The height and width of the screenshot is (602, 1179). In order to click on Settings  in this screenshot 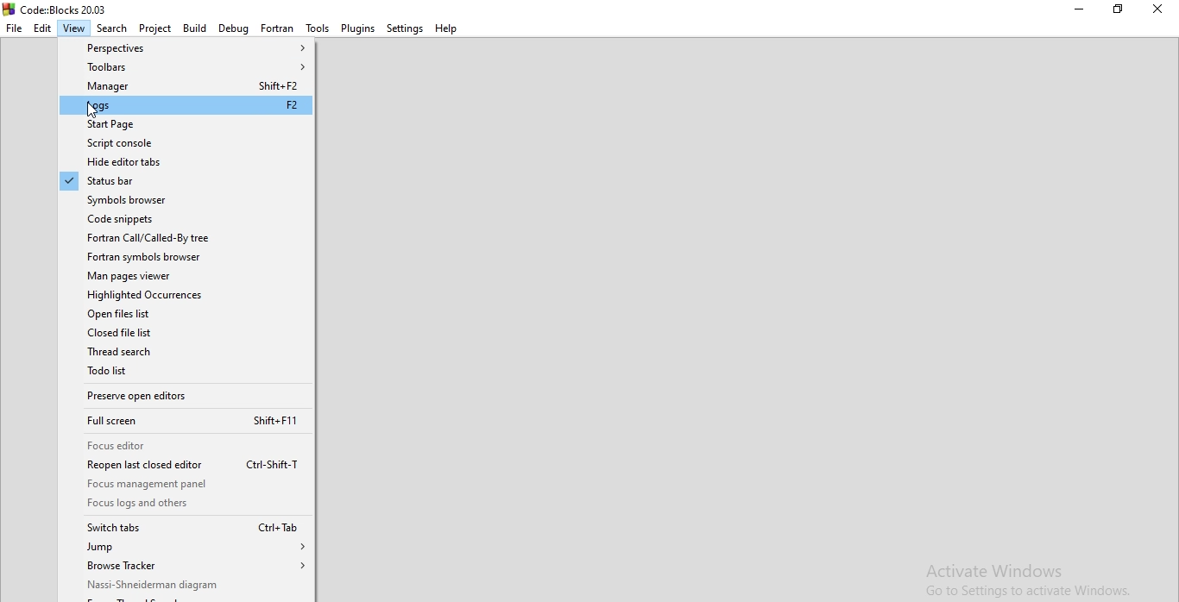, I will do `click(405, 28)`.